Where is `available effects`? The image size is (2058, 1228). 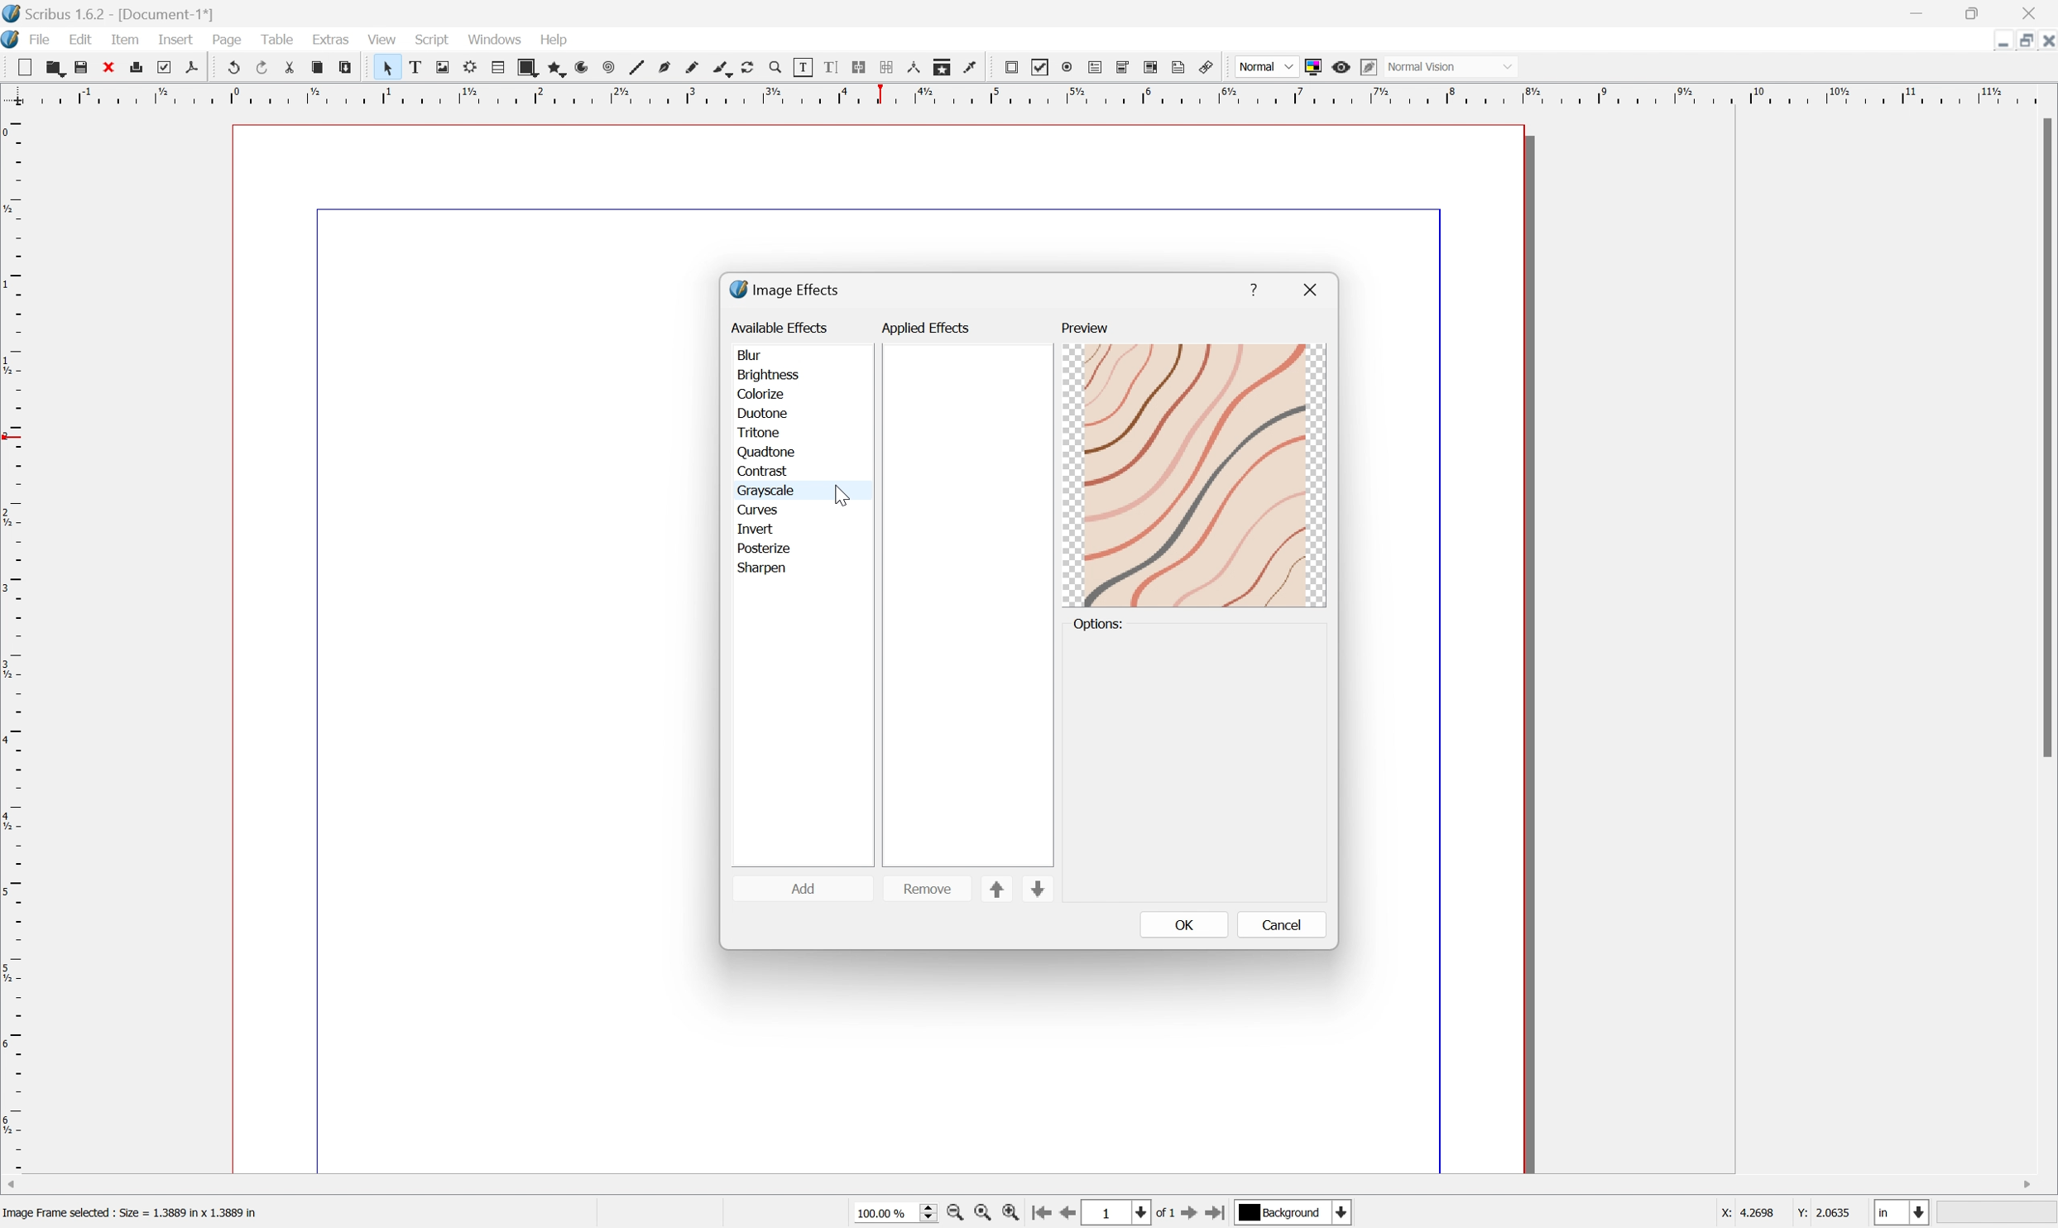 available effects is located at coordinates (781, 327).